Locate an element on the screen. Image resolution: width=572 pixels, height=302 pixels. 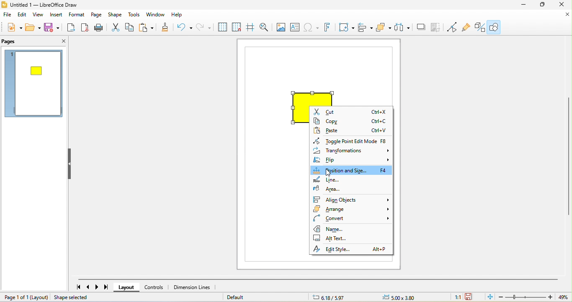
close is located at coordinates (563, 6).